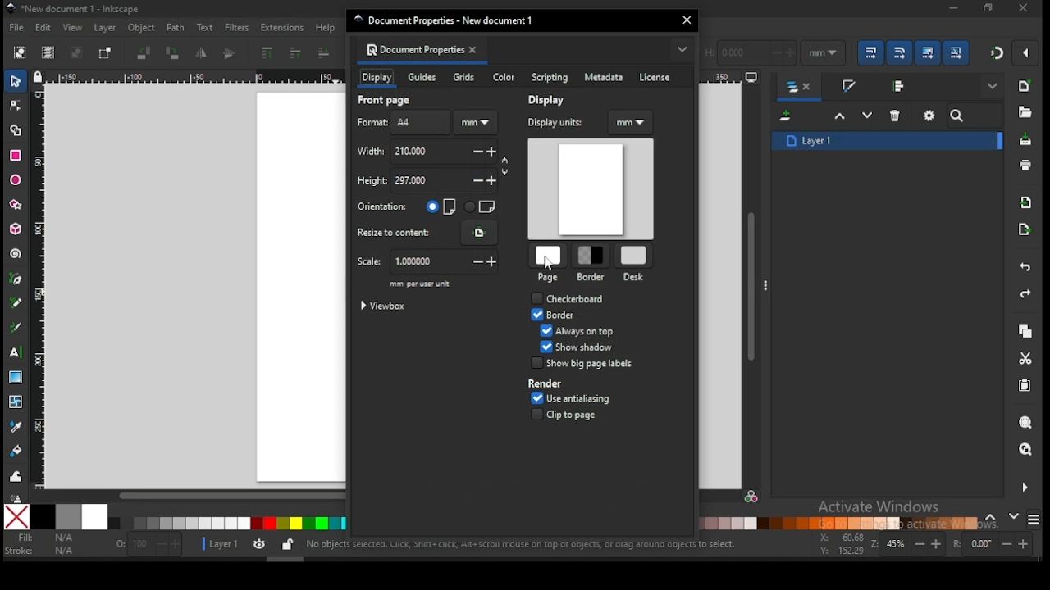  Describe the element at coordinates (147, 547) in the screenshot. I see `opacity` at that location.